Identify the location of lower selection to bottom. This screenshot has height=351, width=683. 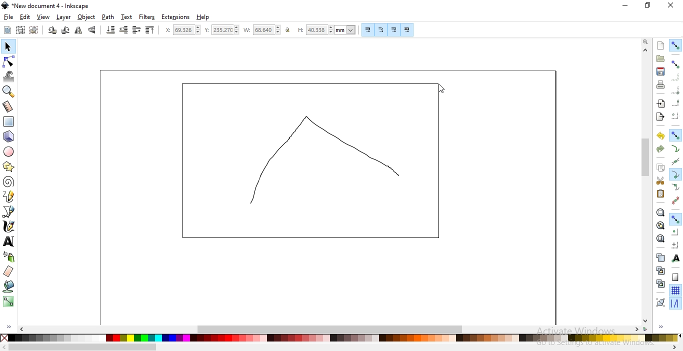
(110, 29).